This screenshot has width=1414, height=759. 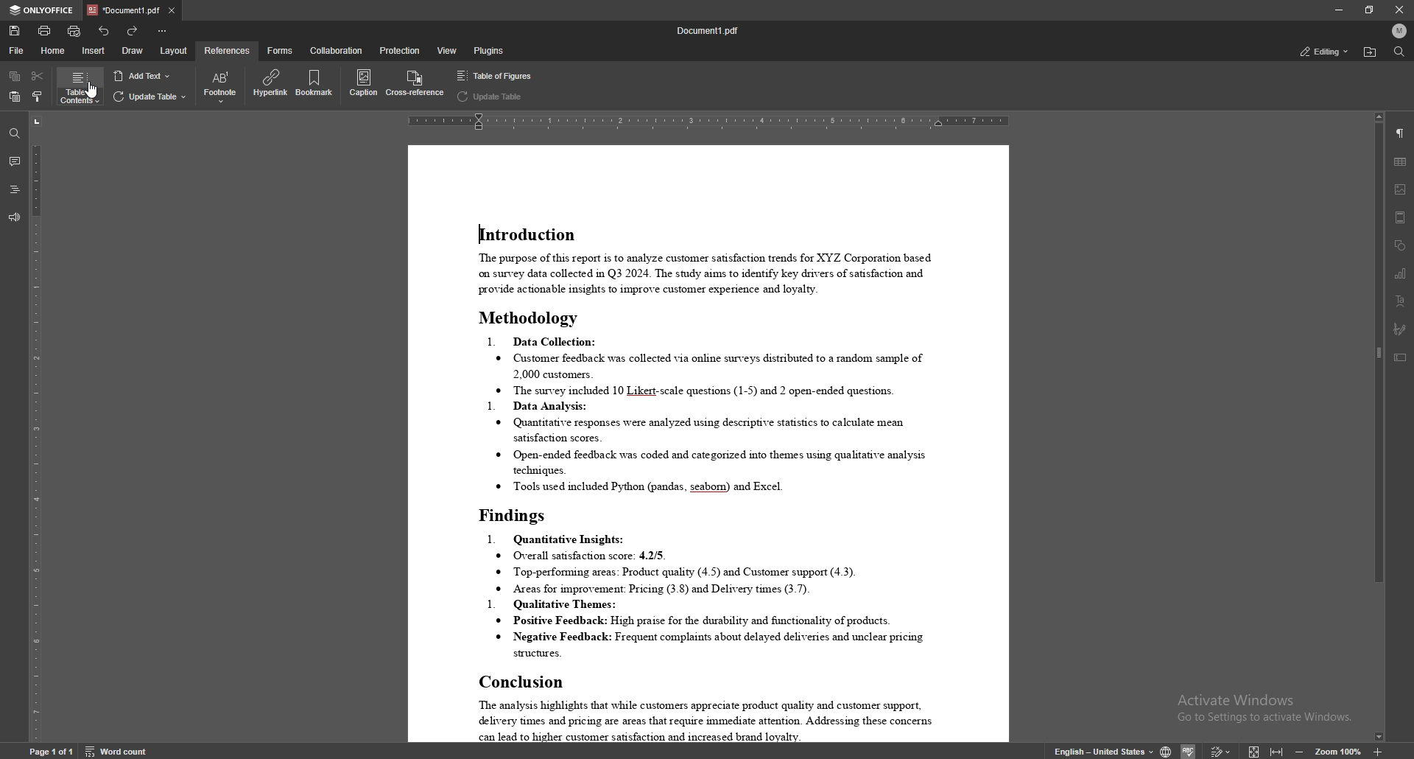 I want to click on , so click(x=1188, y=751).